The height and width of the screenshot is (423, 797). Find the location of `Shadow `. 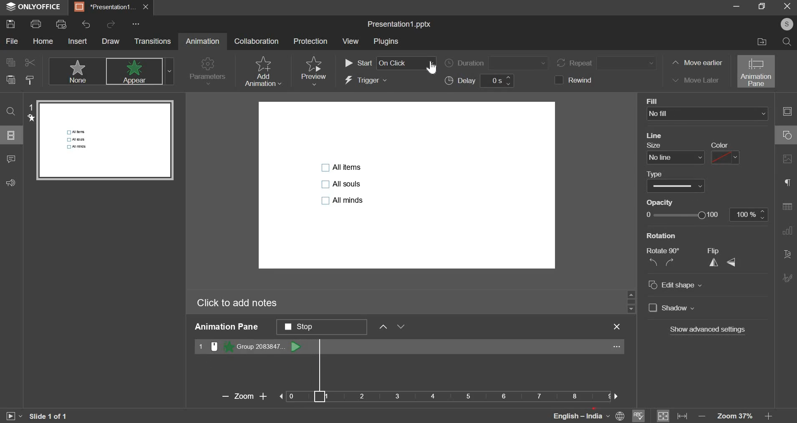

Shadow  is located at coordinates (678, 308).